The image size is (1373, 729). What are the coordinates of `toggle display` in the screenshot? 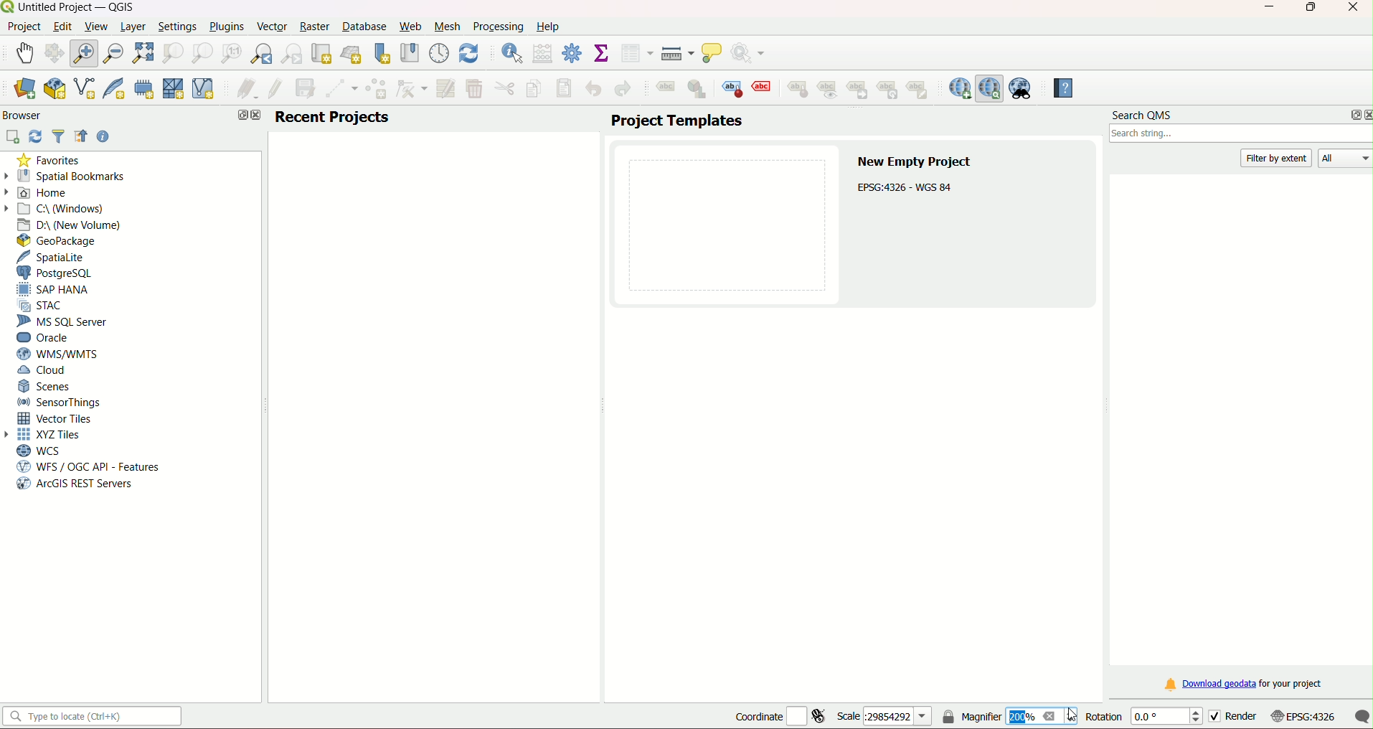 It's located at (764, 87).